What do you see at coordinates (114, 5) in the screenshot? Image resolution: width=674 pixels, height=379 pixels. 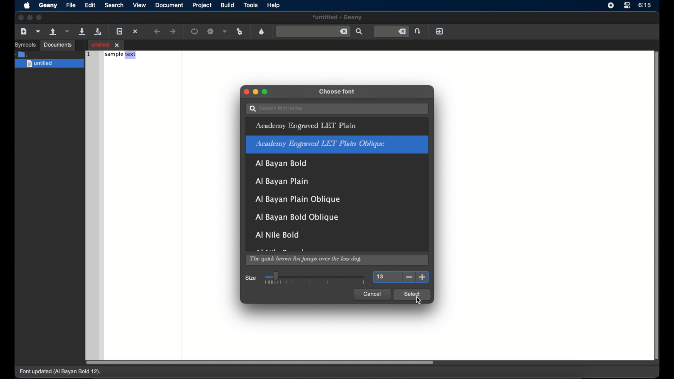 I see `search` at bounding box center [114, 5].